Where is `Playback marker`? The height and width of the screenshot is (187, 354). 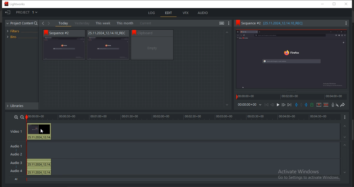 Playback marker is located at coordinates (235, 97).